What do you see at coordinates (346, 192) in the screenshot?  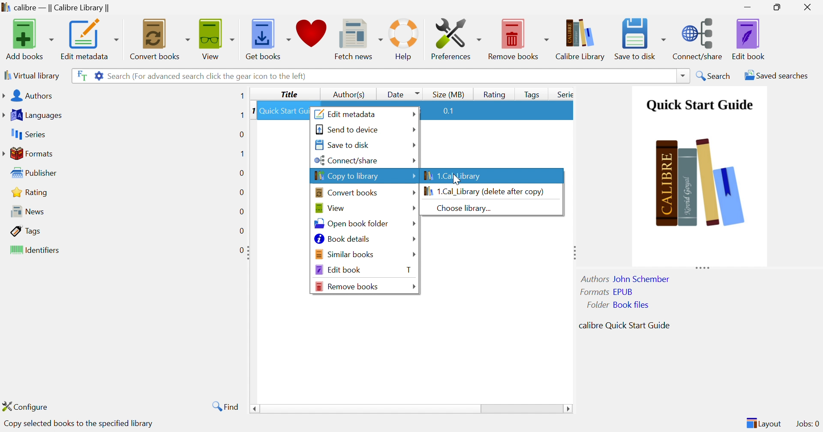 I see `Convert` at bounding box center [346, 192].